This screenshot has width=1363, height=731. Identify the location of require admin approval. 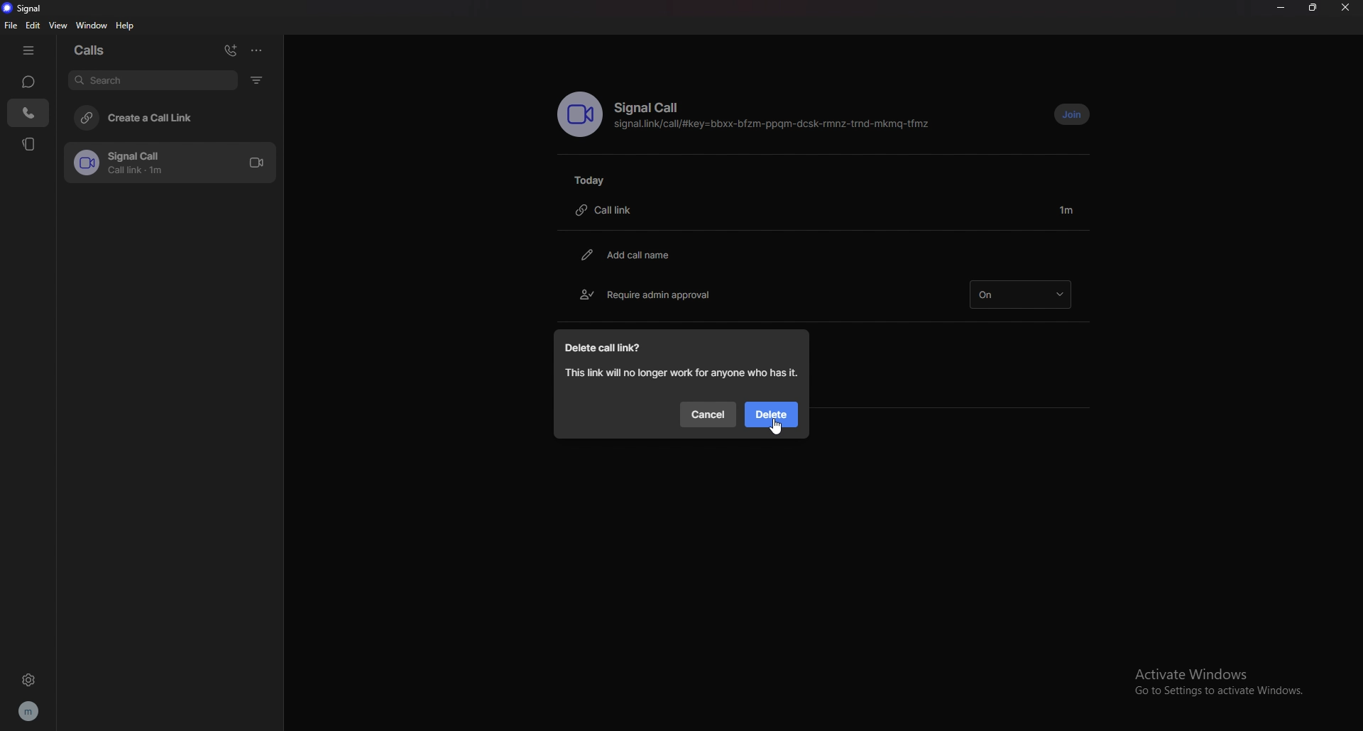
(649, 293).